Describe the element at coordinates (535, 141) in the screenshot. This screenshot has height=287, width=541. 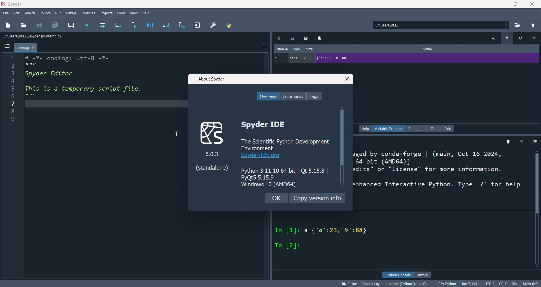
I see `Settings` at that location.